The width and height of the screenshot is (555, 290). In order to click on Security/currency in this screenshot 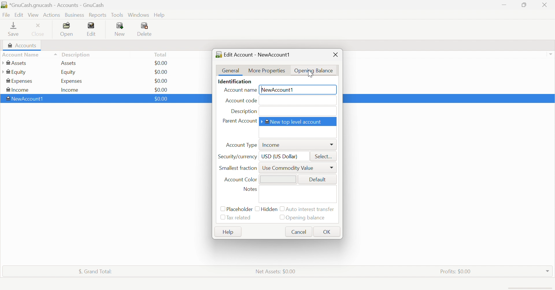, I will do `click(237, 157)`.